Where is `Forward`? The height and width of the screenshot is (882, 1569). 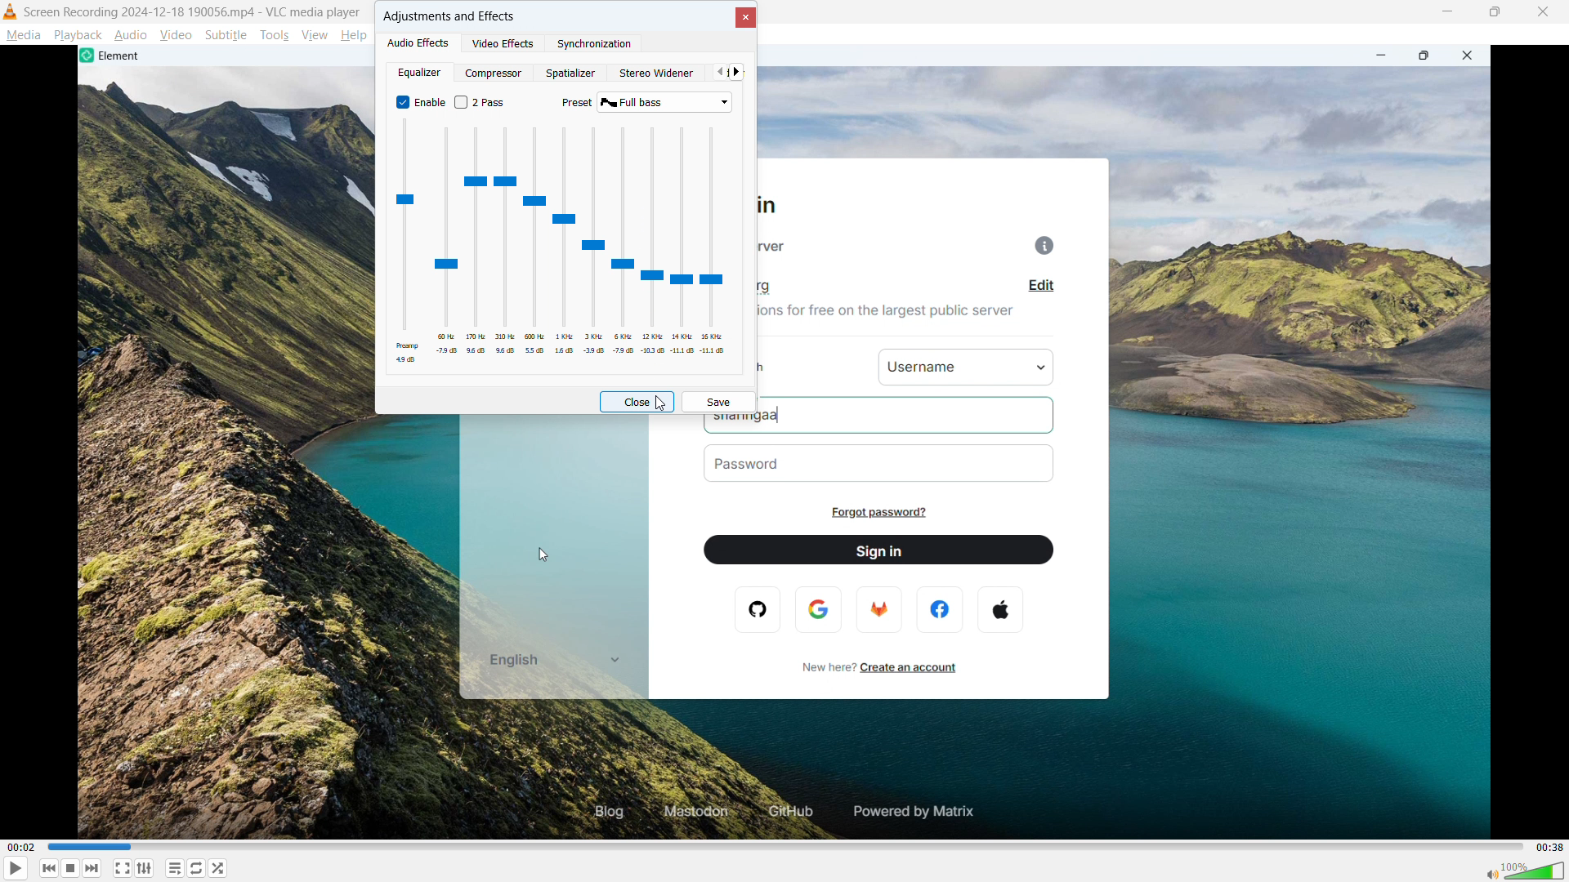
Forward is located at coordinates (105, 868).